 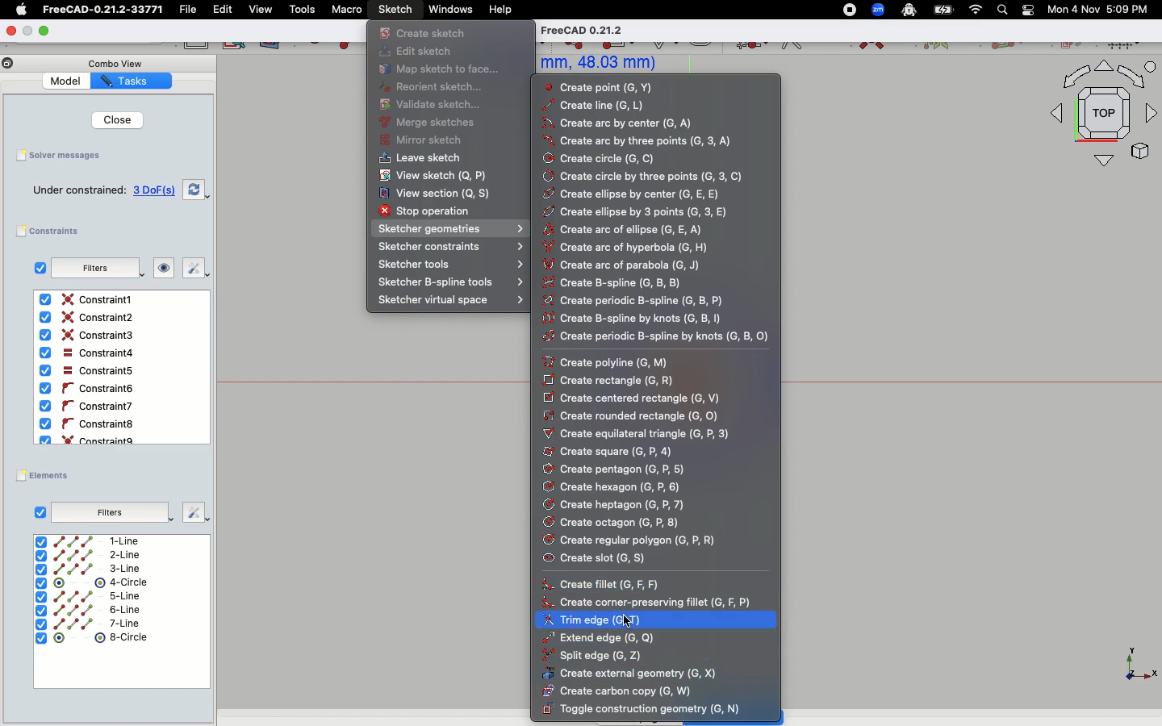 I want to click on view, so click(x=261, y=9).